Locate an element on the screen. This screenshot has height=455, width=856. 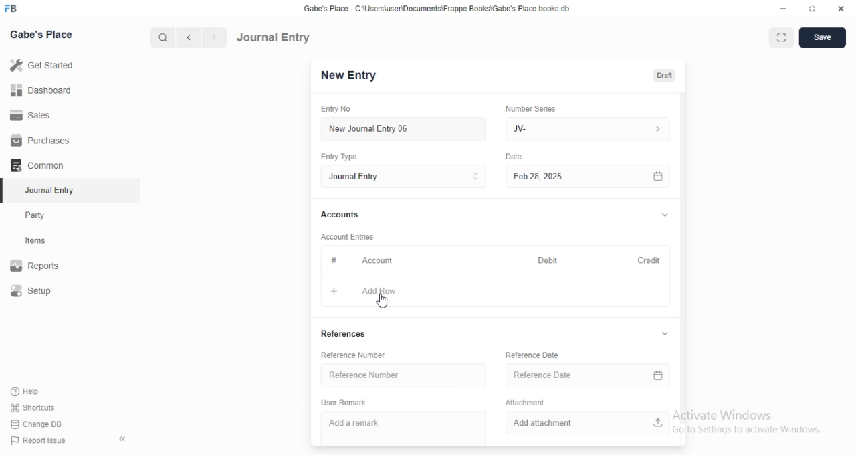
Reference Number is located at coordinates (403, 375).